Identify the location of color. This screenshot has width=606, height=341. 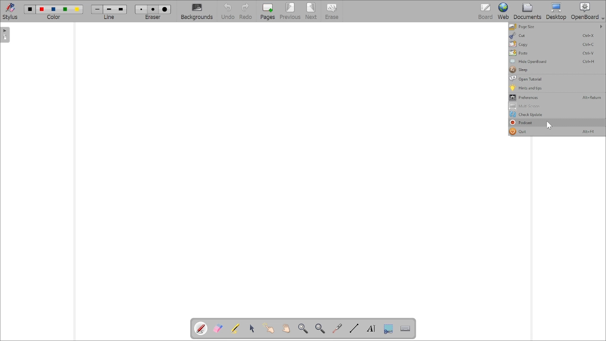
(54, 18).